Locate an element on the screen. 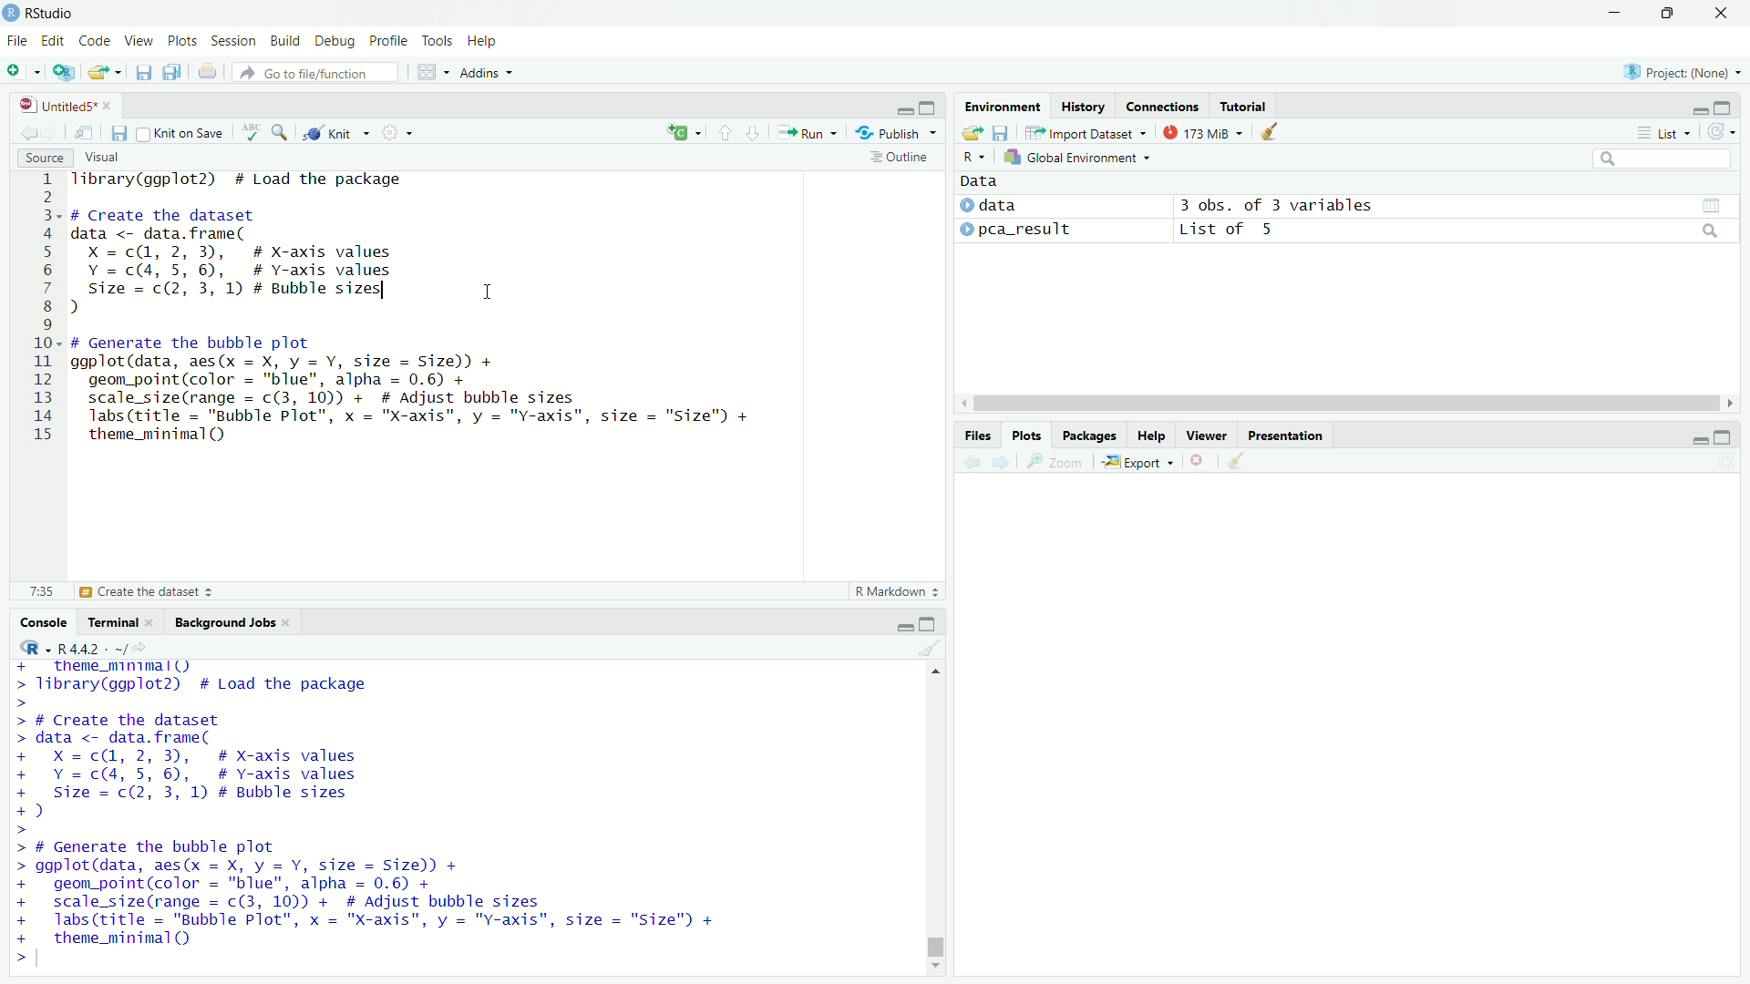 This screenshot has width=1750, height=984. logo is located at coordinates (12, 14).